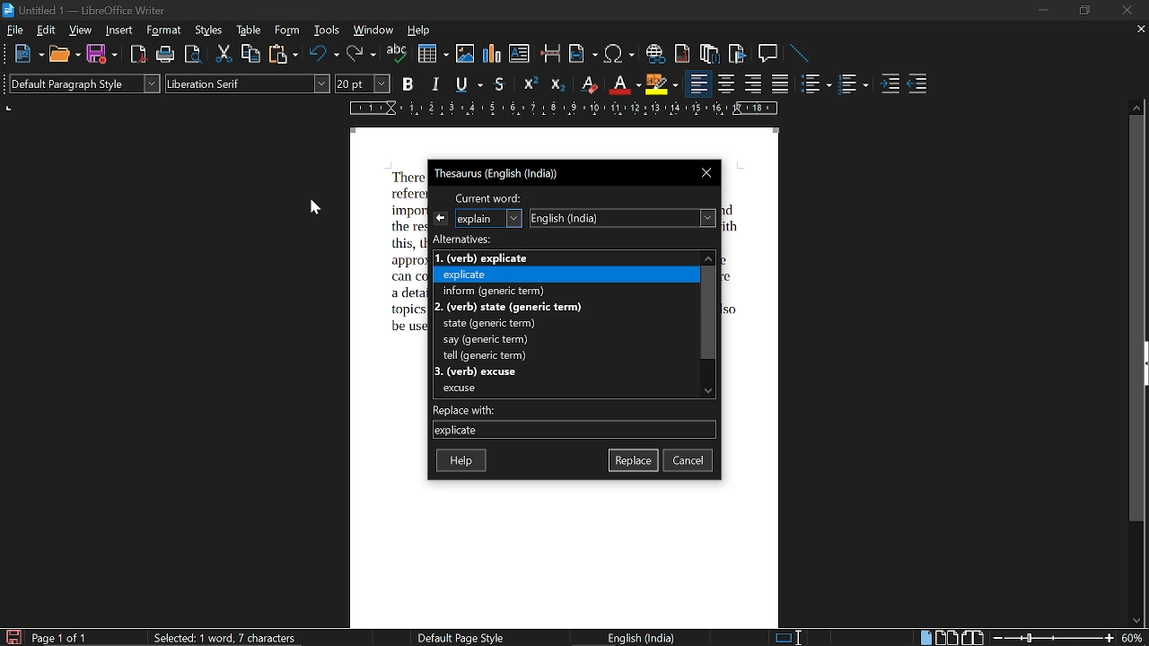 The image size is (1149, 646). What do you see at coordinates (463, 409) in the screenshot?
I see `replace with` at bounding box center [463, 409].